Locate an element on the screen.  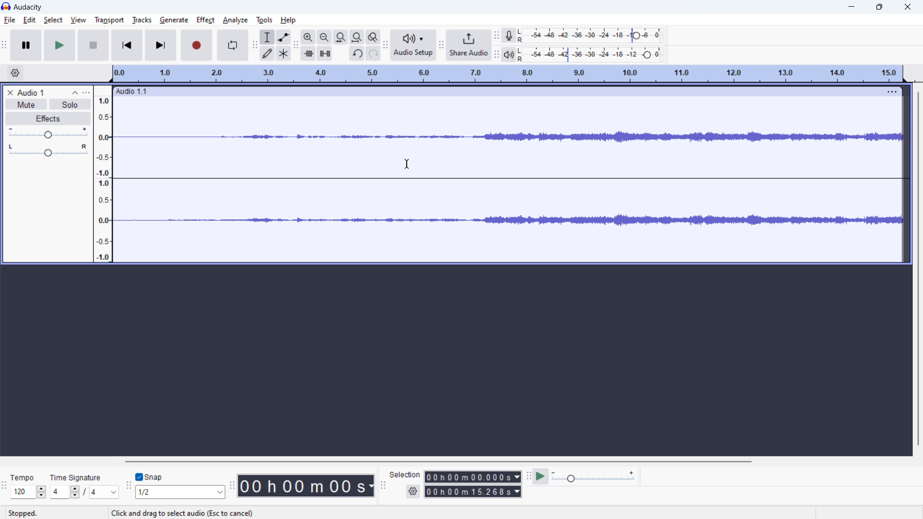
close is located at coordinates (908, 6).